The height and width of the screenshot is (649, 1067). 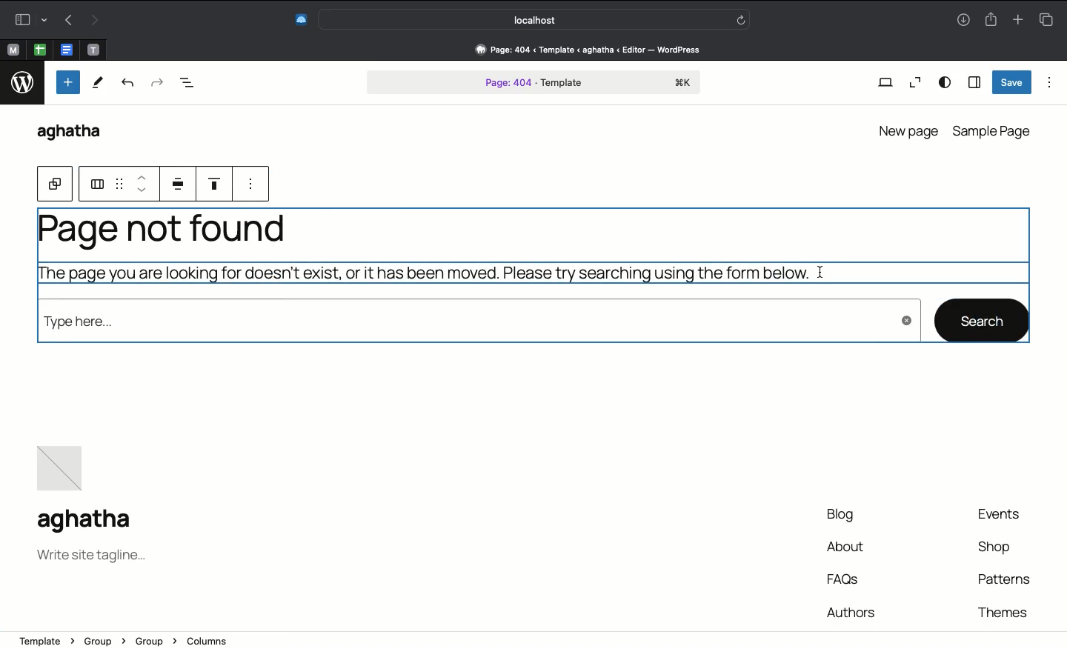 I want to click on Address, so click(x=580, y=50).